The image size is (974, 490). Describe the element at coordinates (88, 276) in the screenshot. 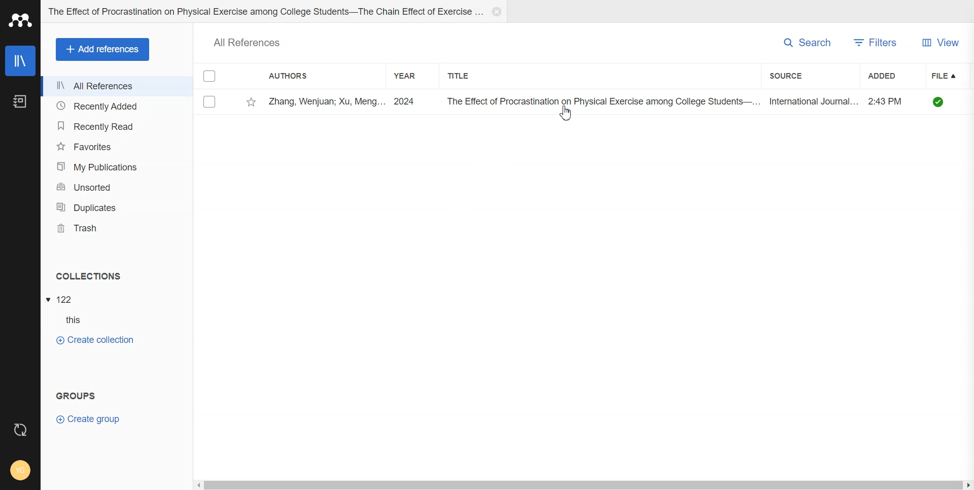

I see `Text` at that location.